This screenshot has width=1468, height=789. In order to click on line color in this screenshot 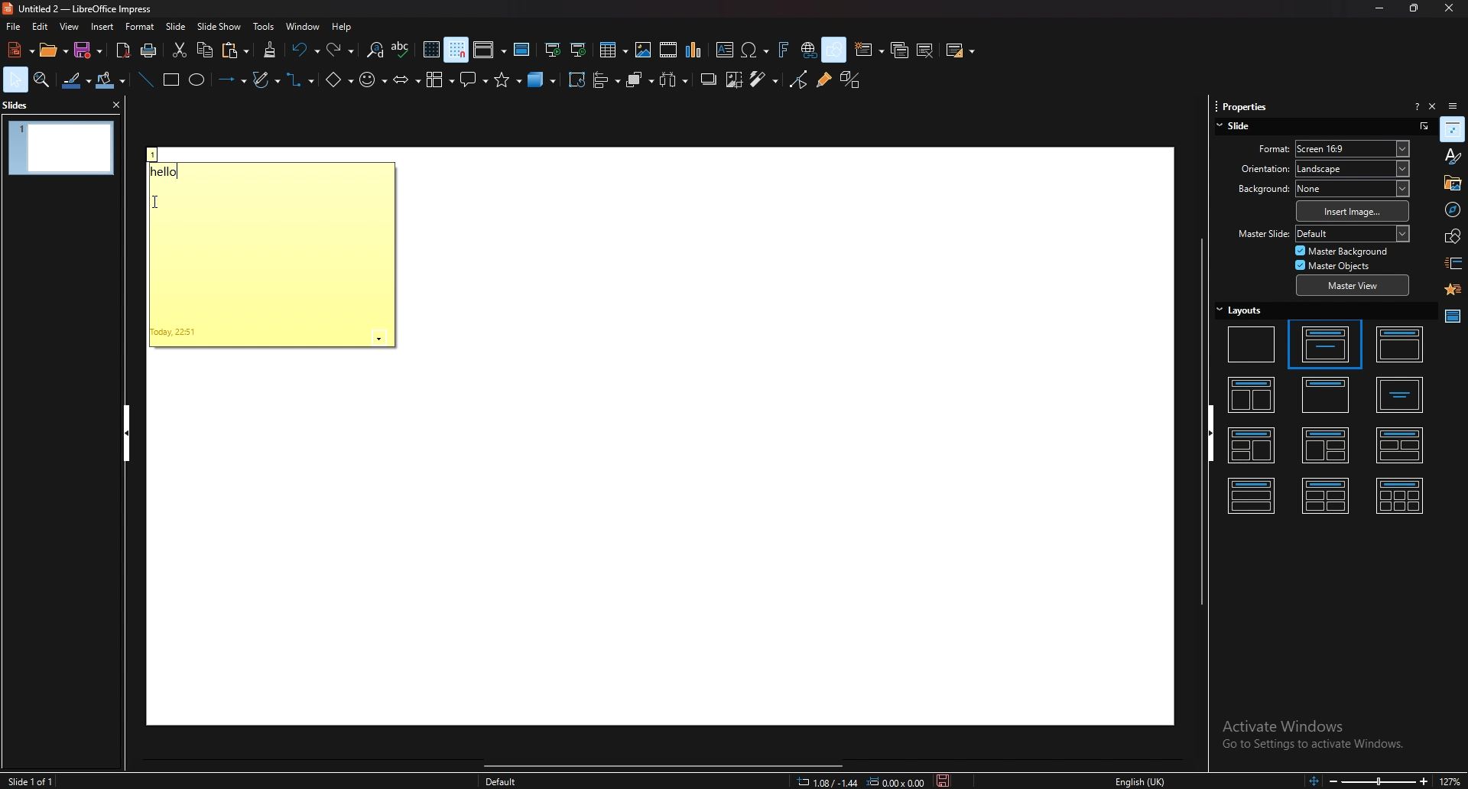, I will do `click(76, 80)`.